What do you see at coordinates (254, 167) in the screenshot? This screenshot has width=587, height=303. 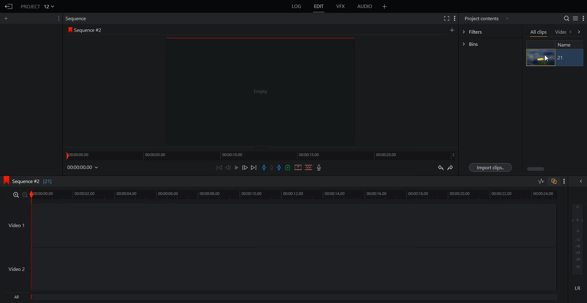 I see `Move Forward` at bounding box center [254, 167].